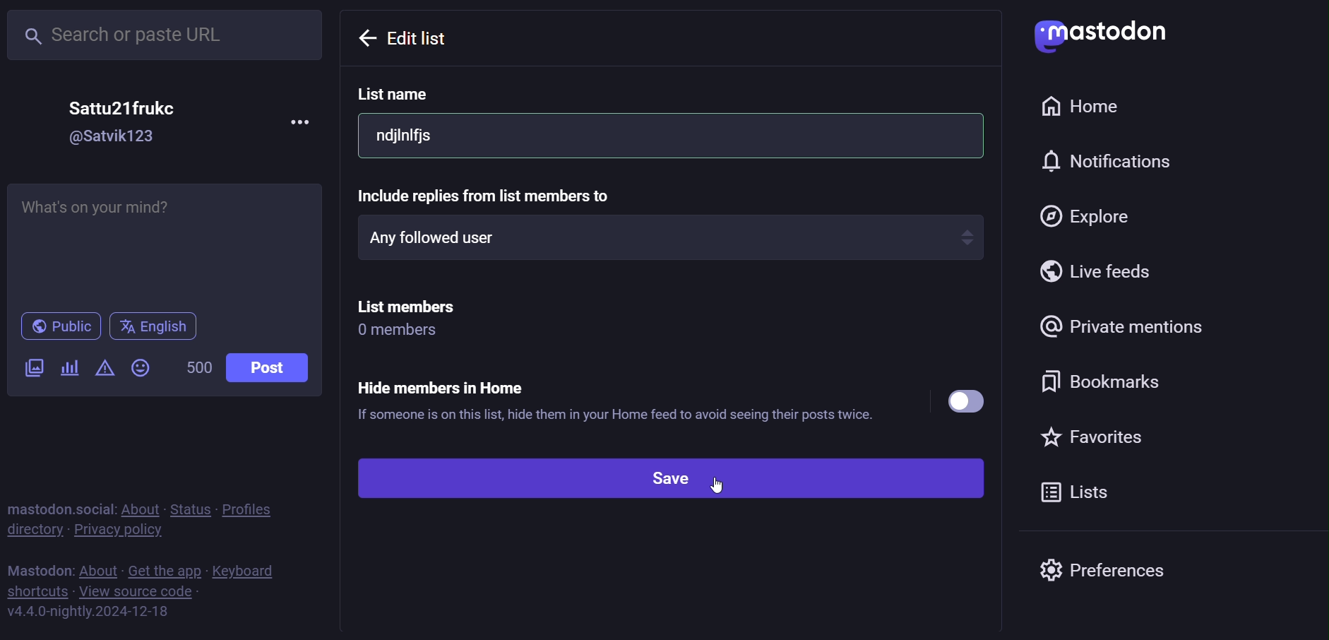 This screenshot has width=1329, height=640. Describe the element at coordinates (254, 508) in the screenshot. I see `profiles` at that location.